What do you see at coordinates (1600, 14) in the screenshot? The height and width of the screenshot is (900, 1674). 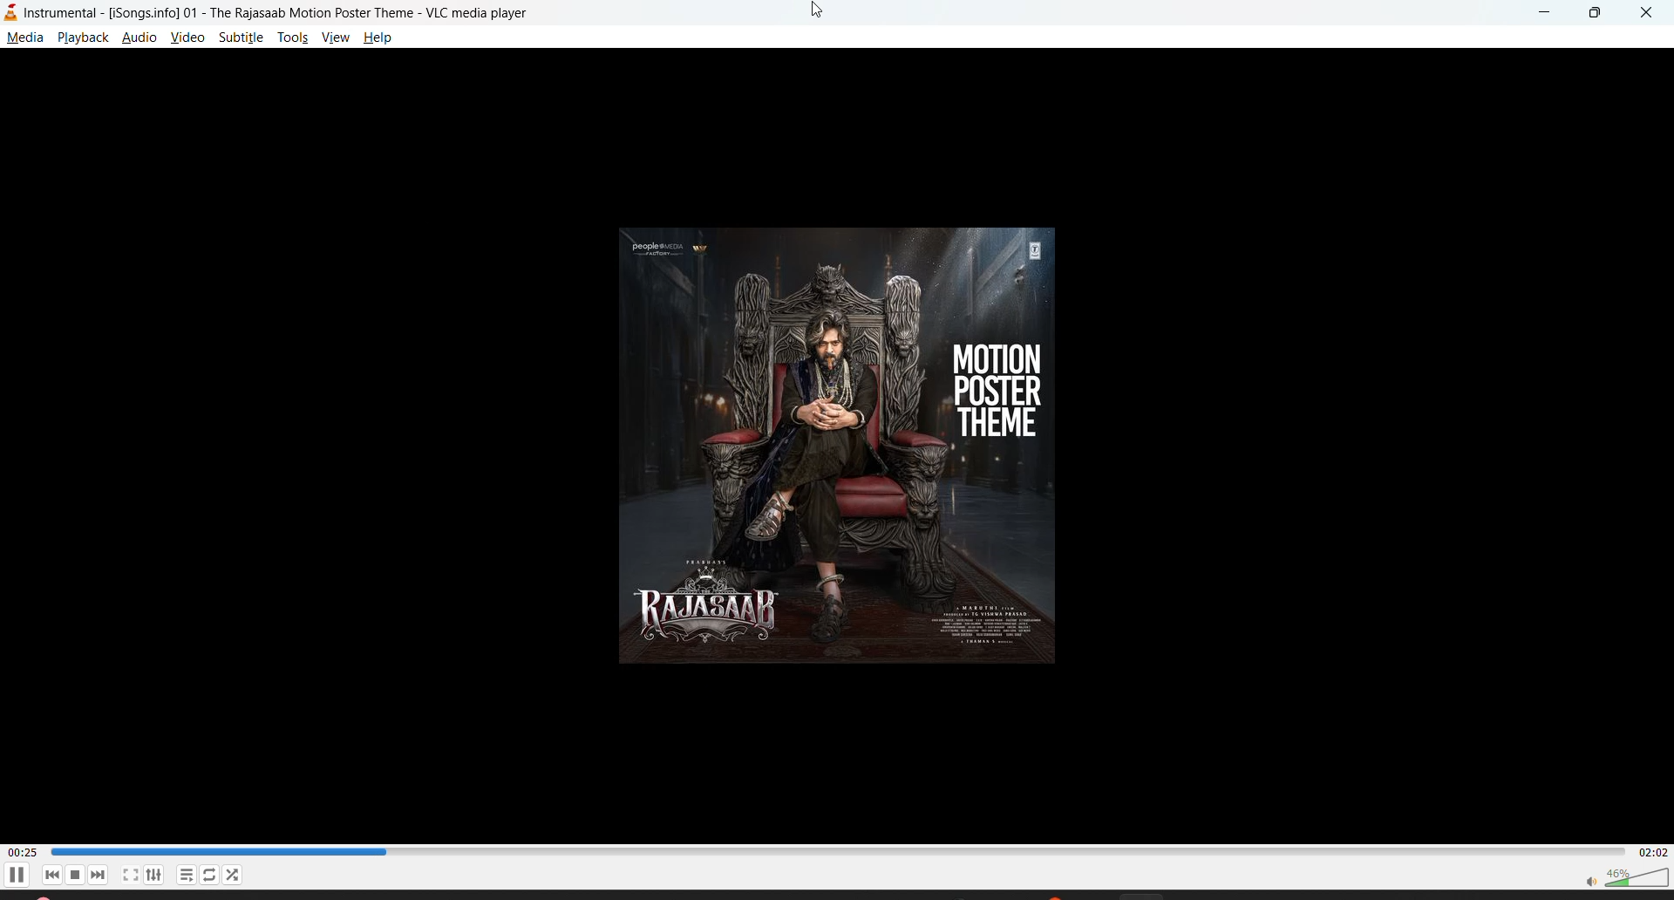 I see `maximize` at bounding box center [1600, 14].